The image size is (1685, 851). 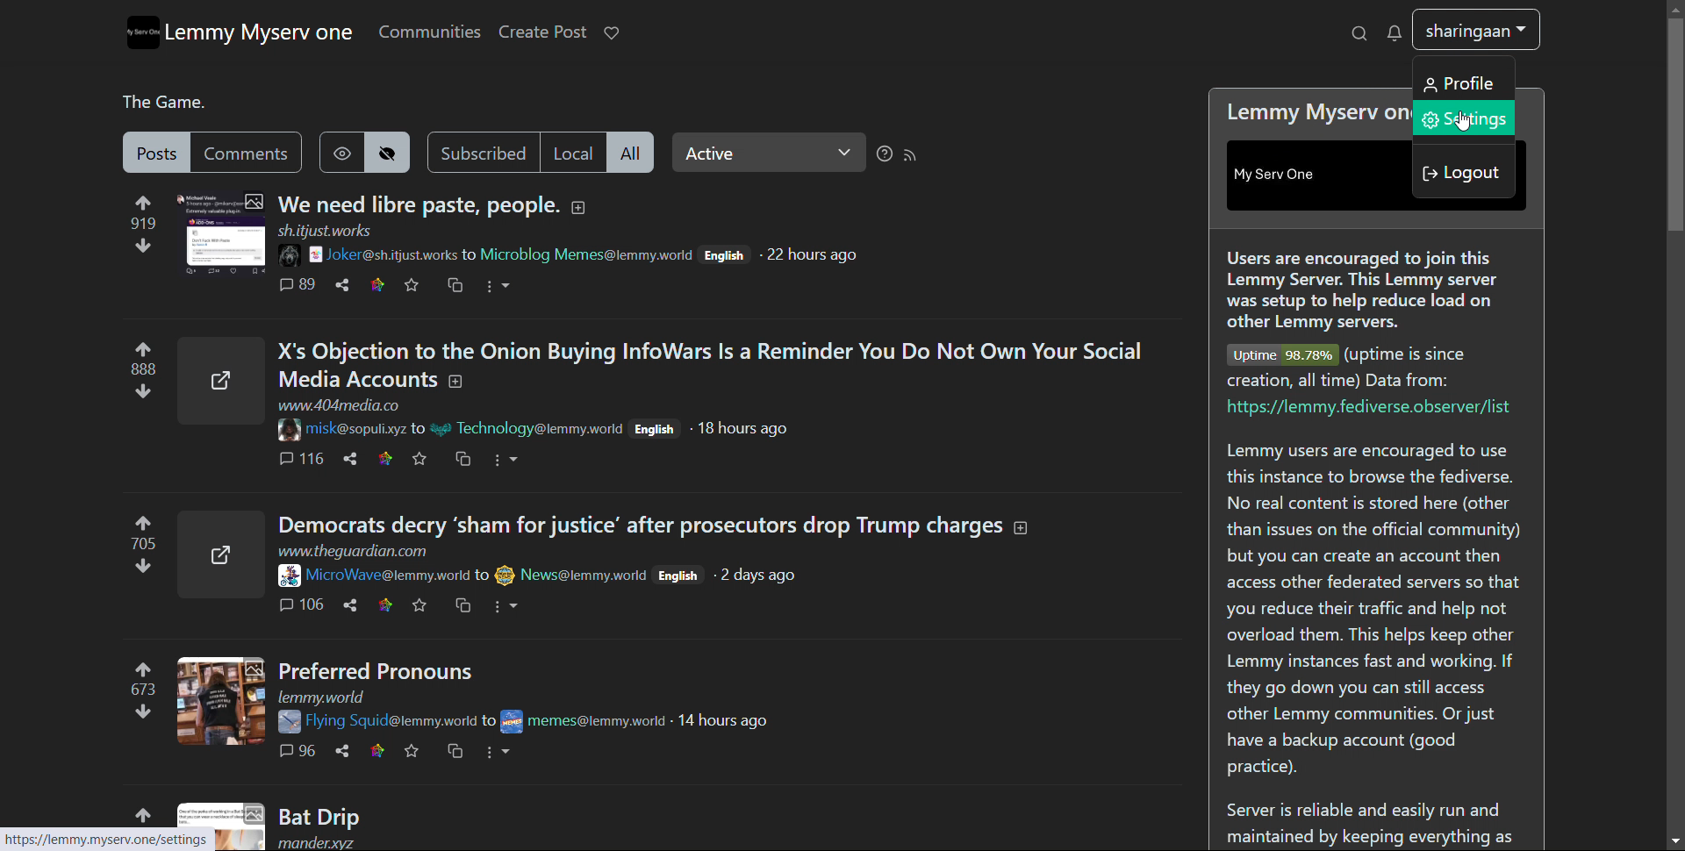 I want to click on 106 comments, so click(x=305, y=606).